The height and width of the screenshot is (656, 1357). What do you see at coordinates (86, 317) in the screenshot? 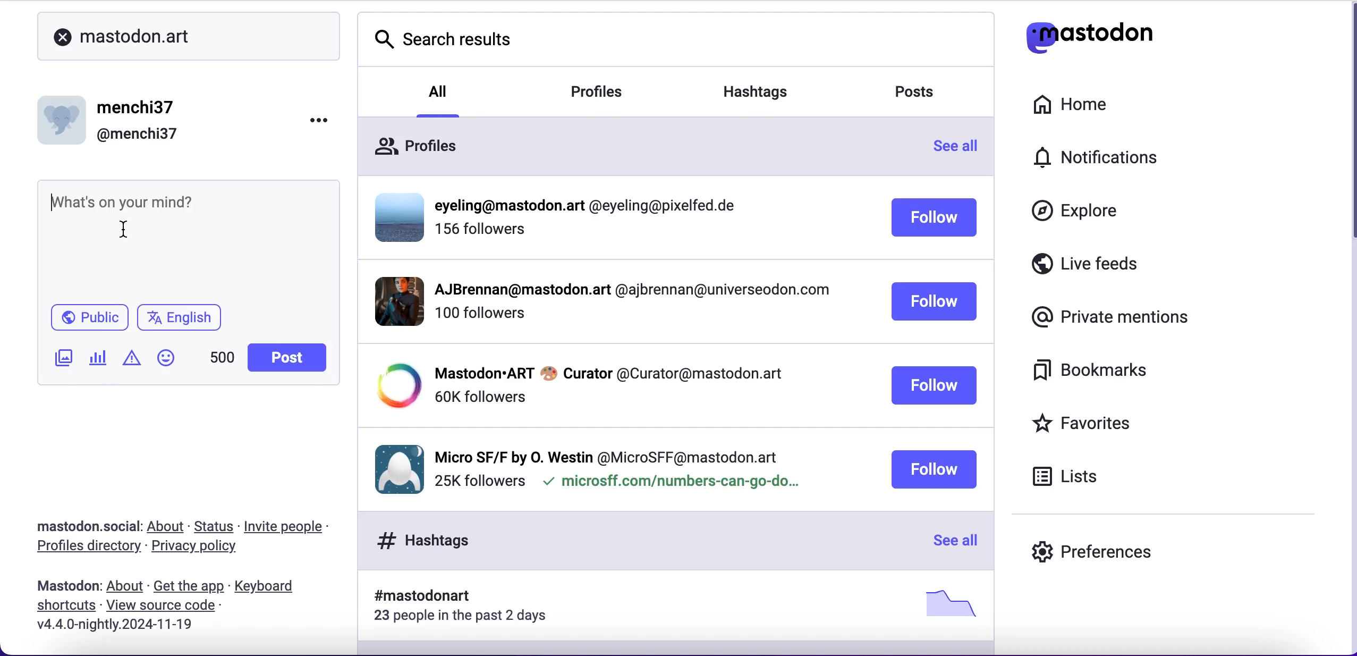
I see `public` at bounding box center [86, 317].